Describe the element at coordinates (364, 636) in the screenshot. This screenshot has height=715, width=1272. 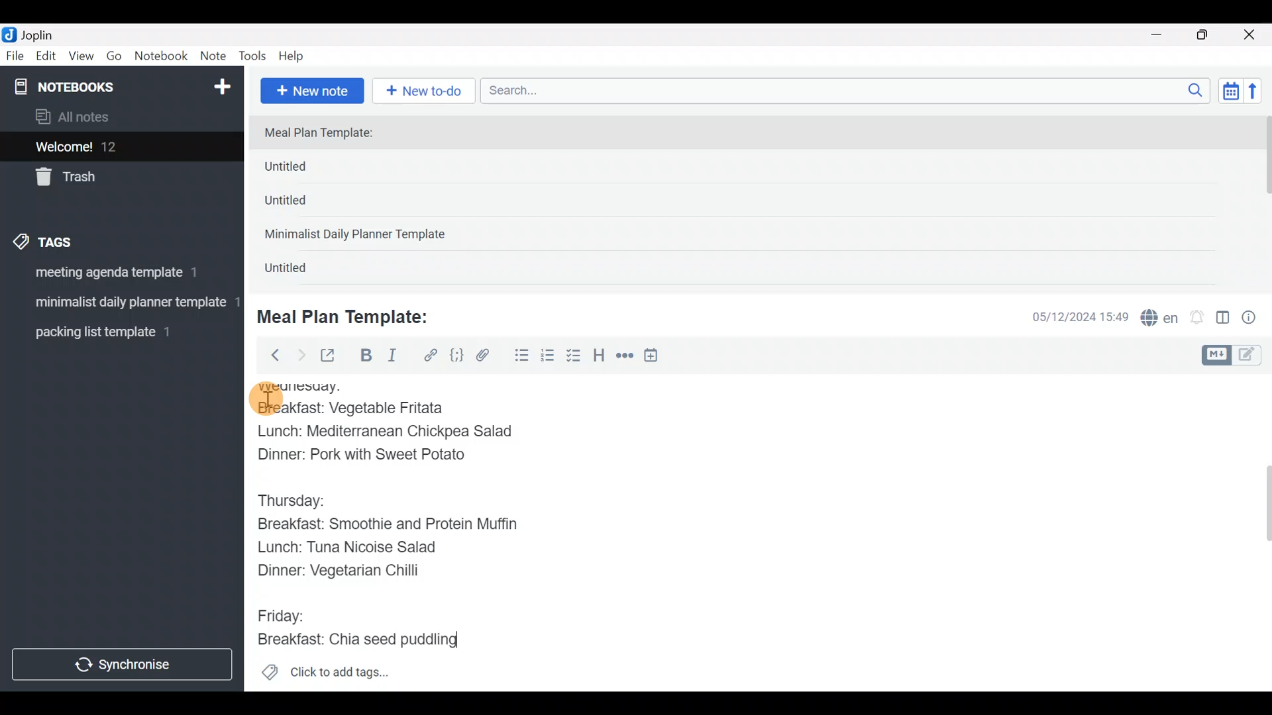
I see `Breakfast: Chia seed puddling` at that location.